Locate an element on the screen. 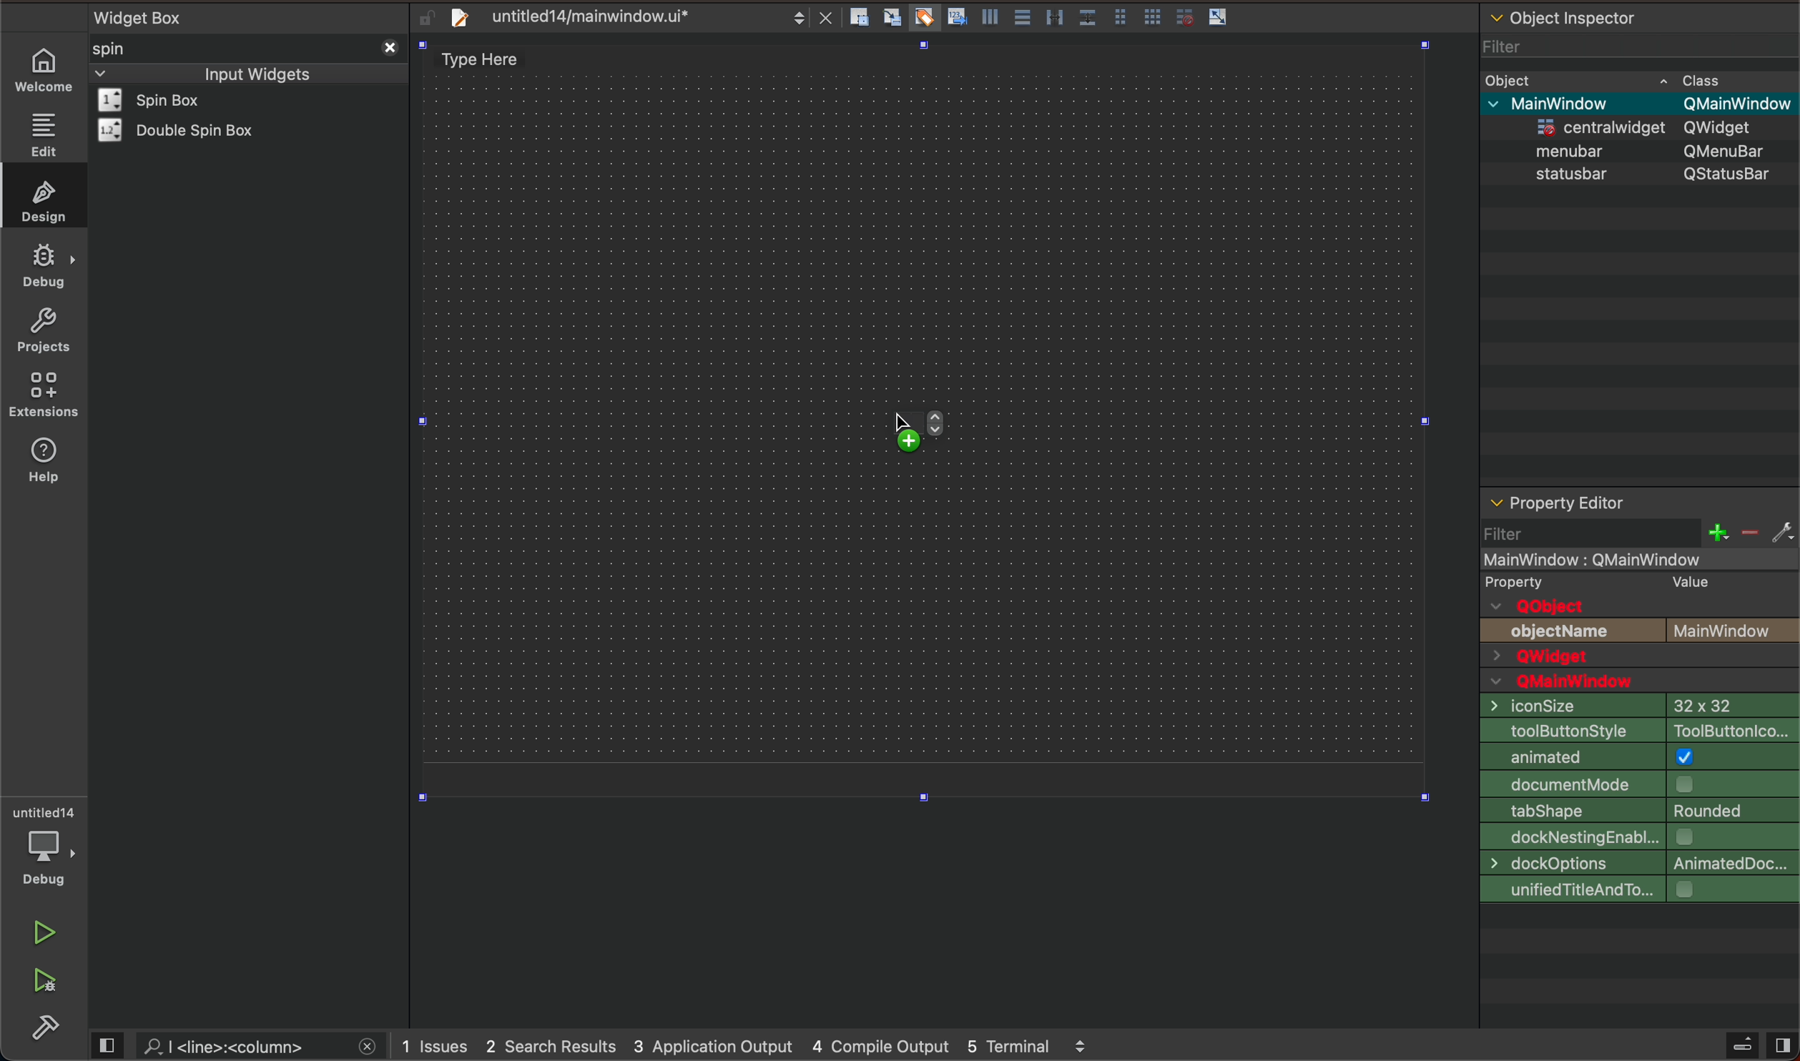 Image resolution: width=1800 pixels, height=1061 pixels. layout action is located at coordinates (1044, 14).